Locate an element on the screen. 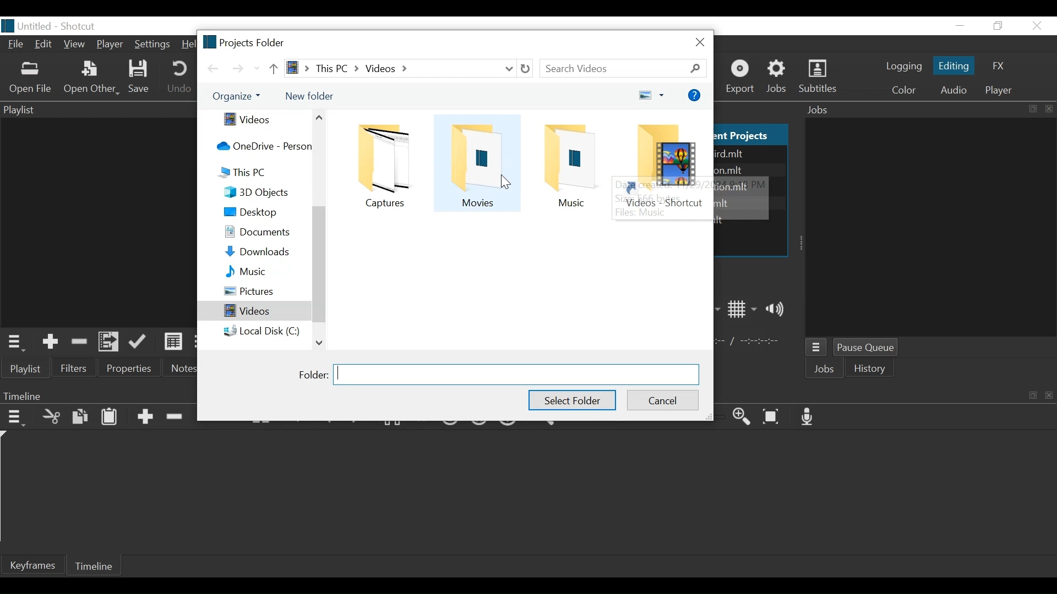  Close is located at coordinates (1035, 25).